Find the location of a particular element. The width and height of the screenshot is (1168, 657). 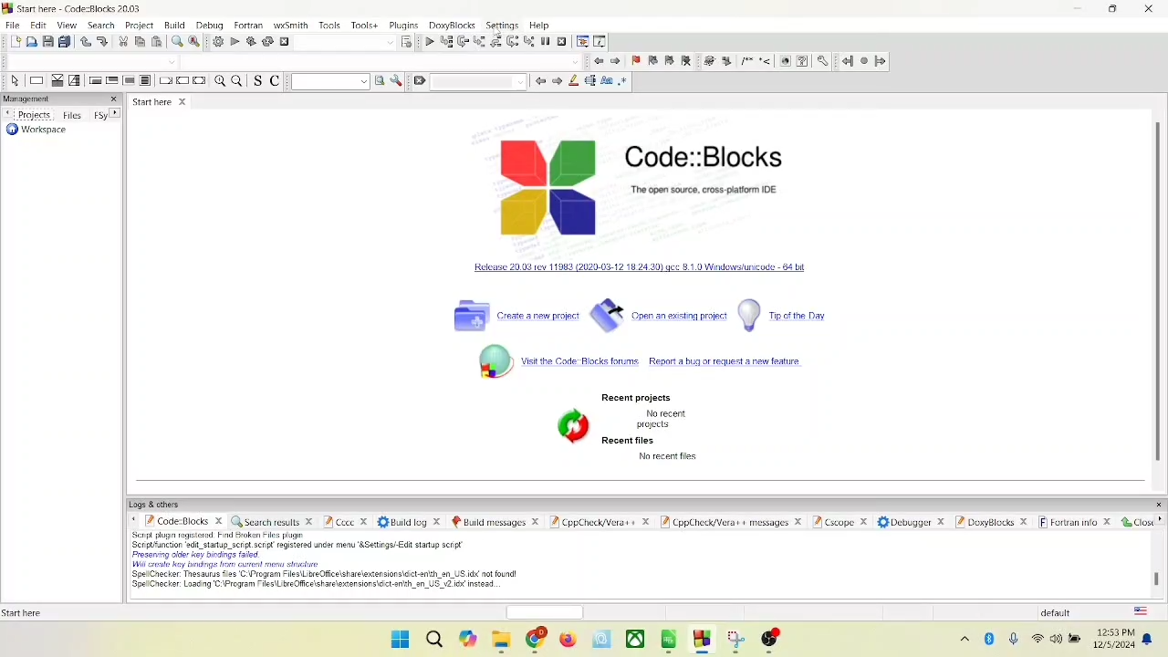

step out is located at coordinates (493, 42).